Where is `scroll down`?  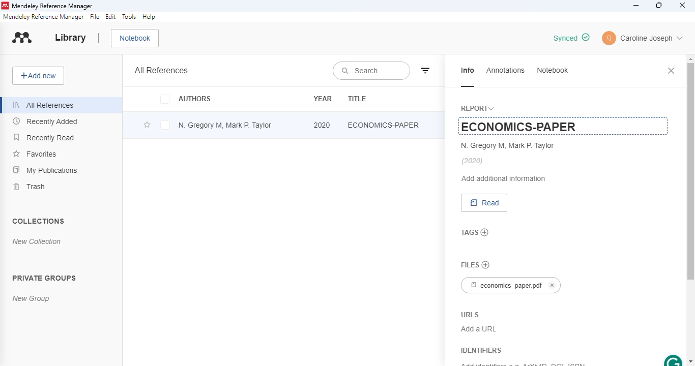 scroll down is located at coordinates (690, 361).